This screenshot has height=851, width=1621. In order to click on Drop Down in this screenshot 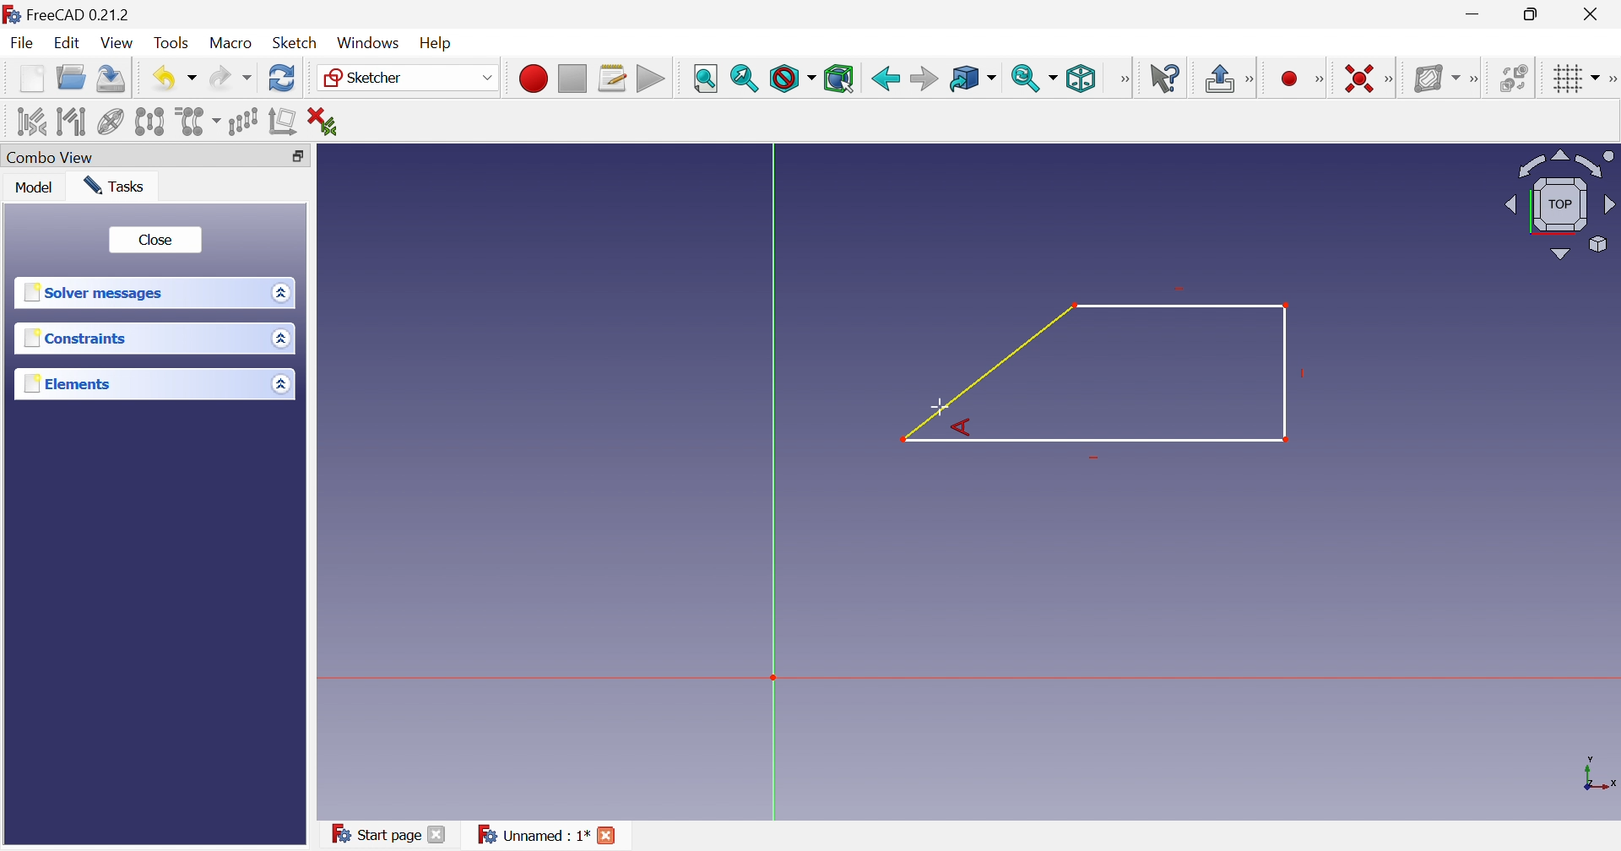, I will do `click(1597, 75)`.